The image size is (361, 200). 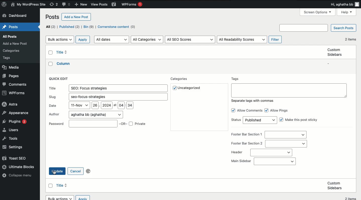 What do you see at coordinates (53, 18) in the screenshot?
I see `Posts` at bounding box center [53, 18].